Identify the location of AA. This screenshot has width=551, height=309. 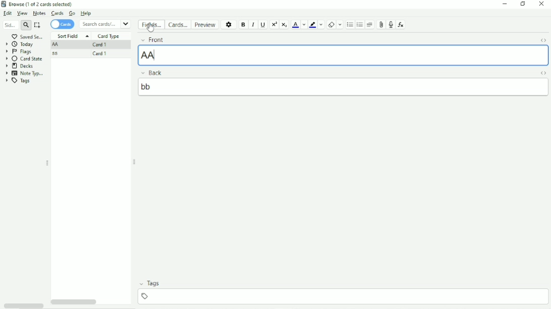
(343, 55).